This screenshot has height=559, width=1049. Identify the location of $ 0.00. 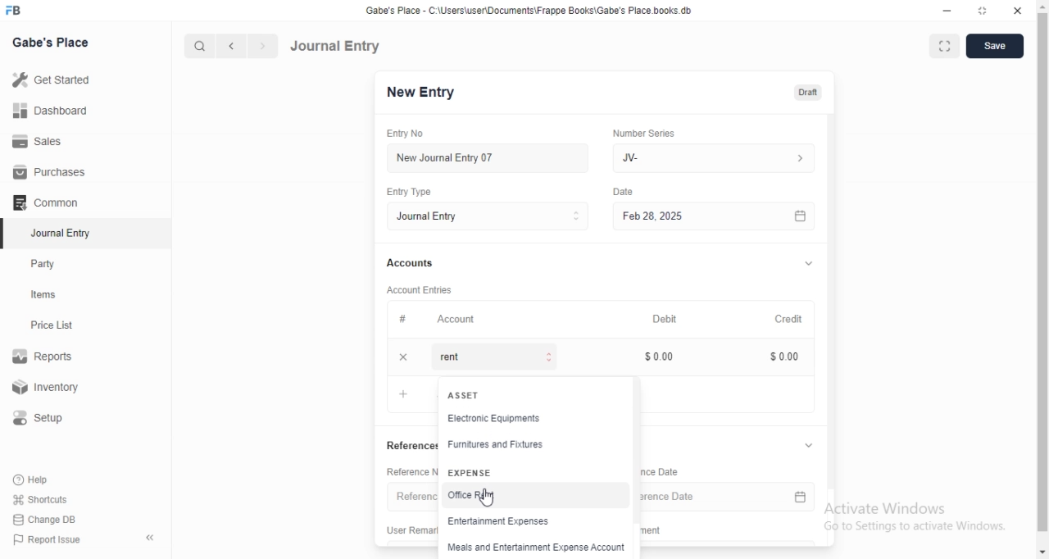
(787, 357).